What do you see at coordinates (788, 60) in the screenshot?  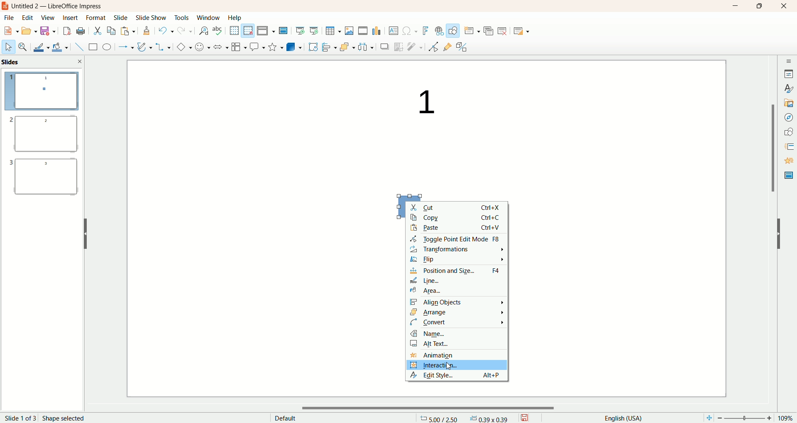 I see `sidebar settings` at bounding box center [788, 60].